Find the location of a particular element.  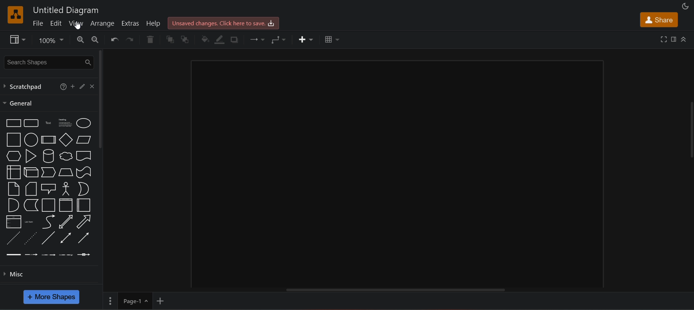

search shapes is located at coordinates (47, 61).